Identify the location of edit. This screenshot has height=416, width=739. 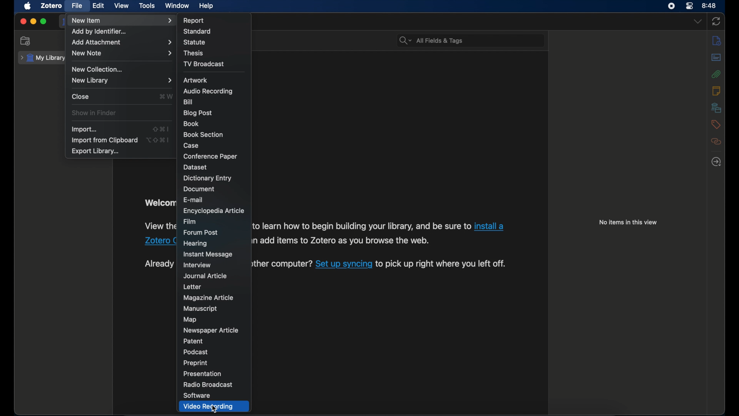
(98, 6).